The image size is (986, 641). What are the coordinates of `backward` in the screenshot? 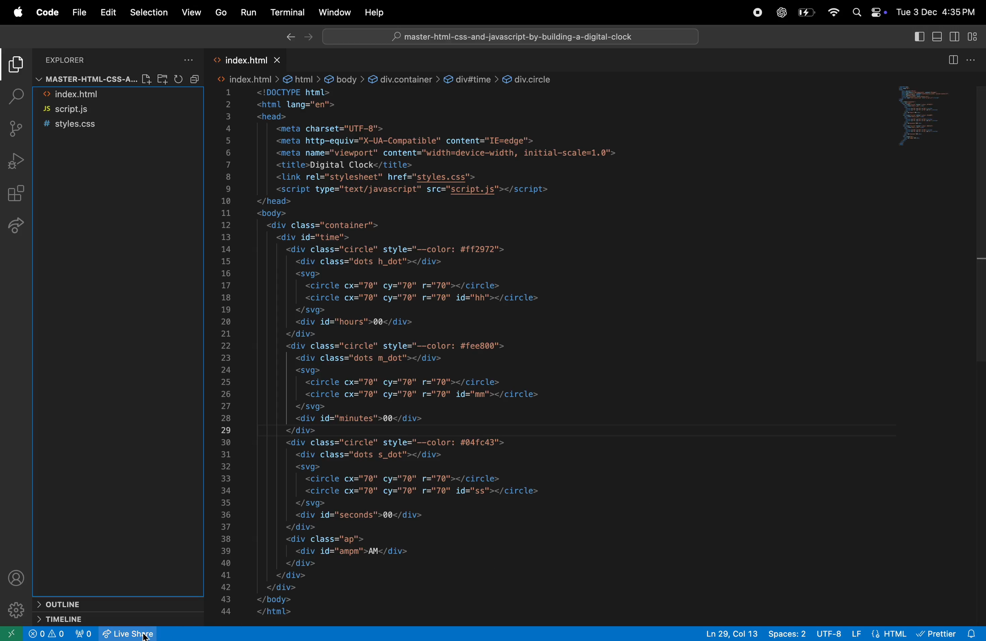 It's located at (289, 37).